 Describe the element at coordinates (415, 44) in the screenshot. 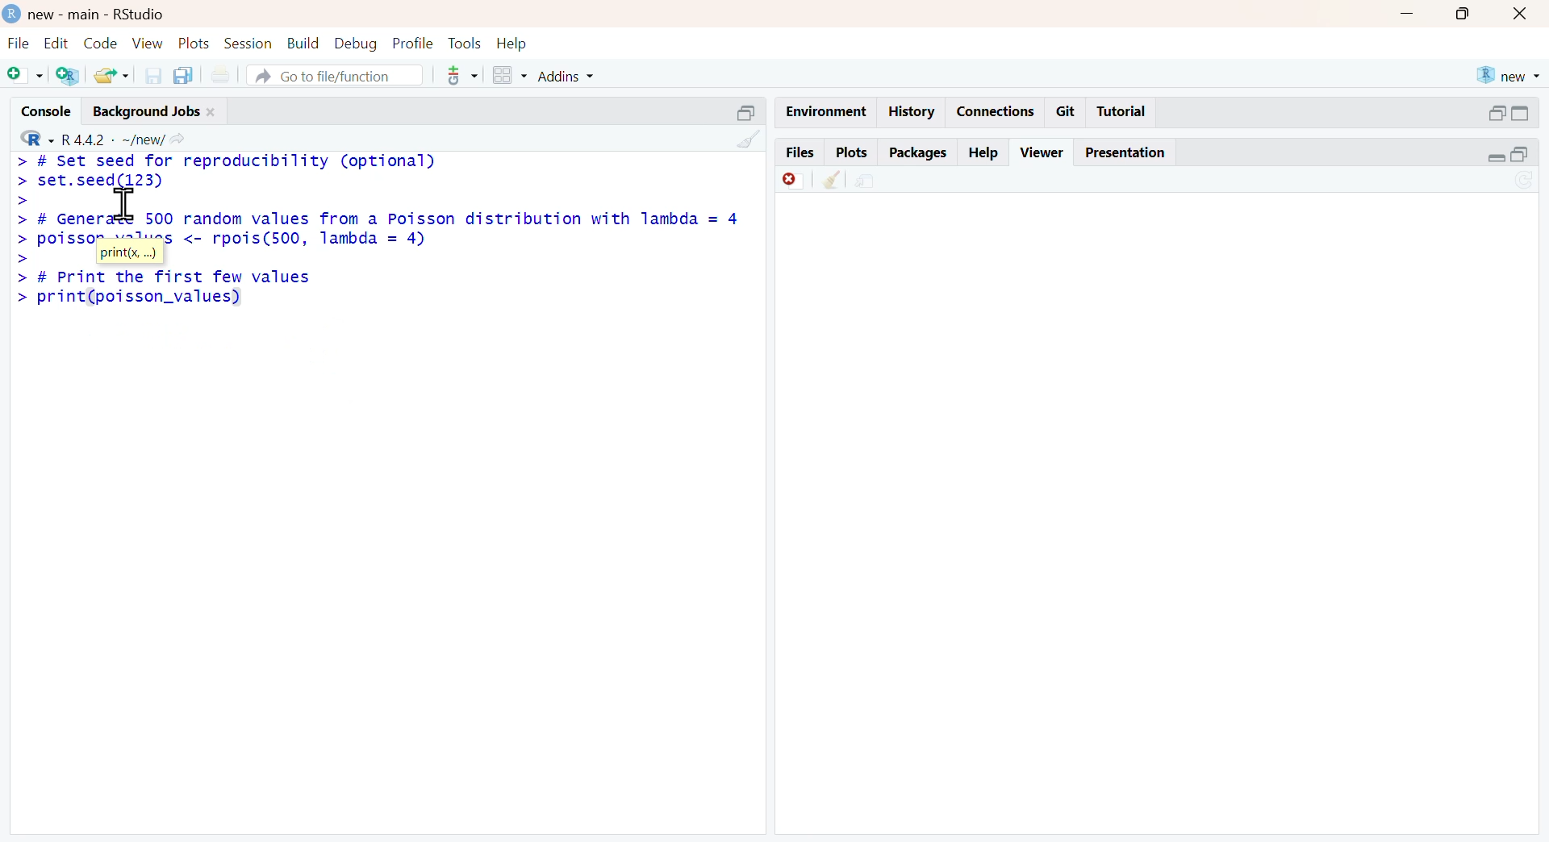

I see `ptofile` at that location.